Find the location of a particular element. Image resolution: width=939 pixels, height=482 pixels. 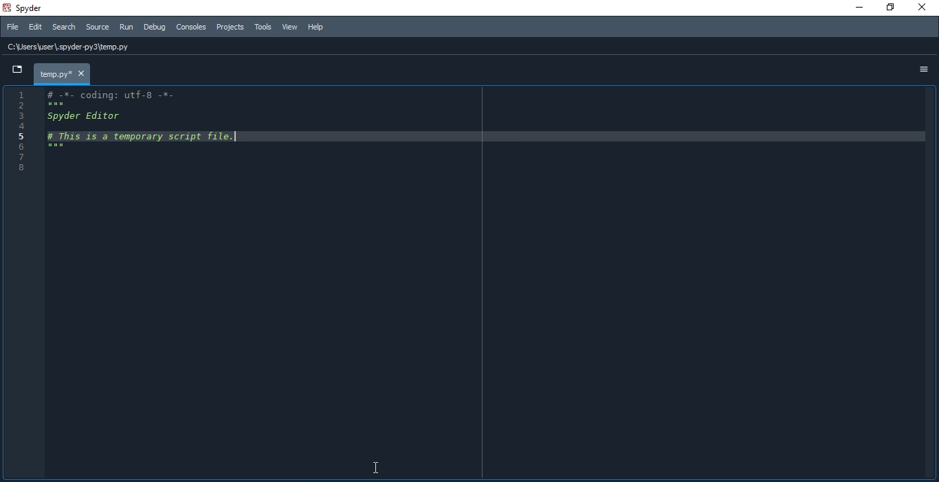

close is located at coordinates (920, 8).